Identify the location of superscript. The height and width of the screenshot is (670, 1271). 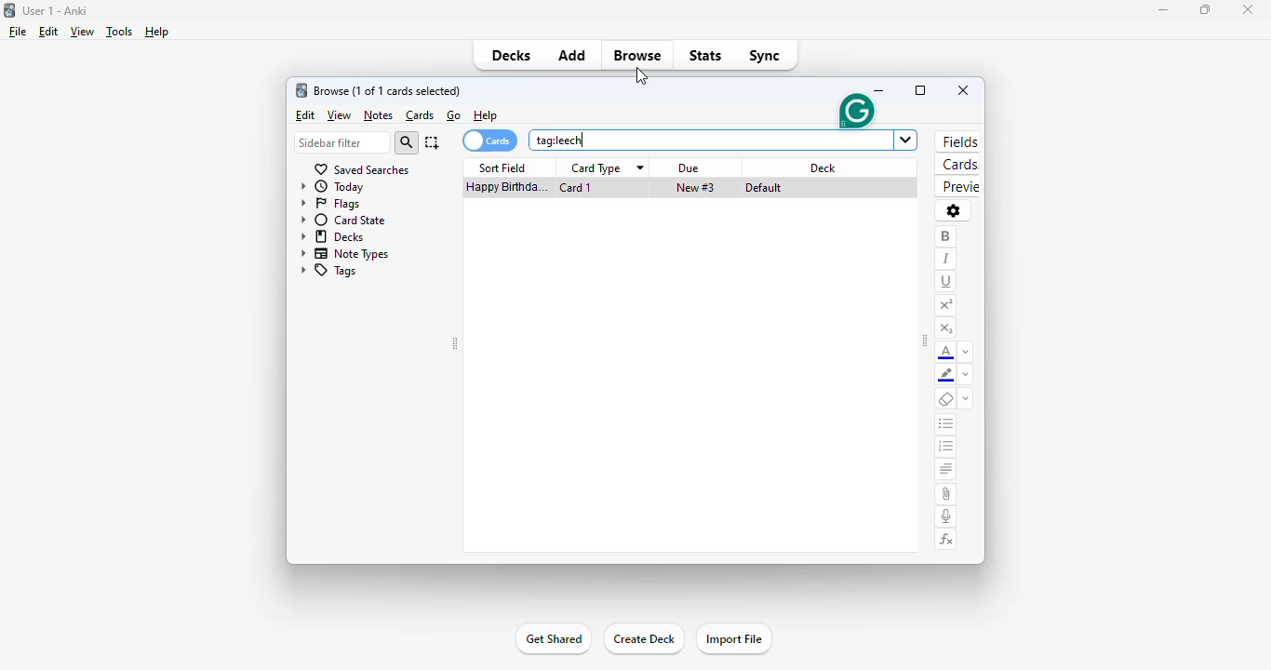
(945, 306).